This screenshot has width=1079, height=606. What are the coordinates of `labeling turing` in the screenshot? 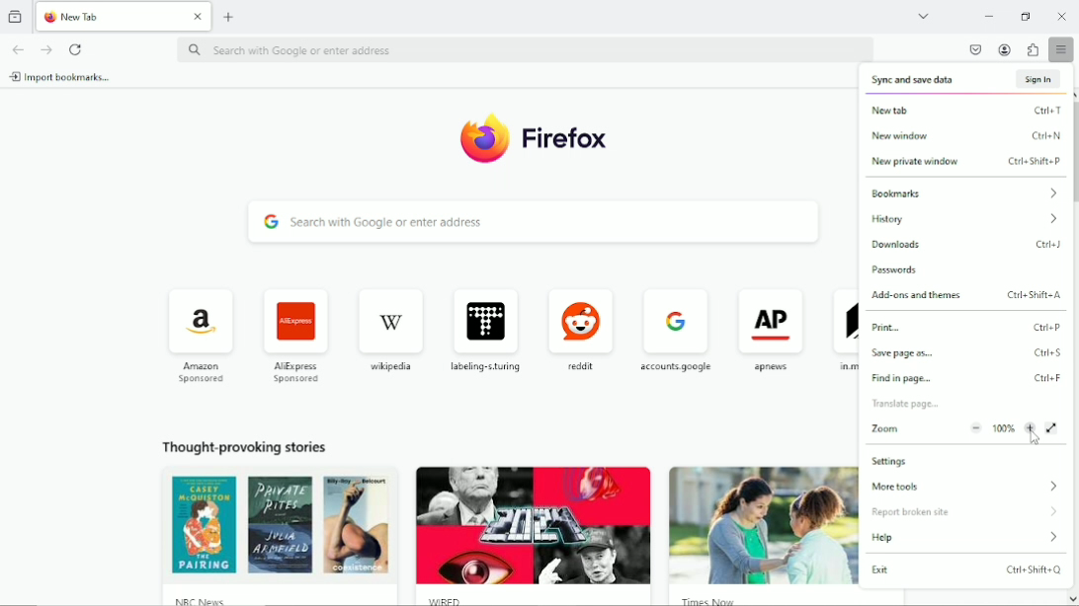 It's located at (488, 326).